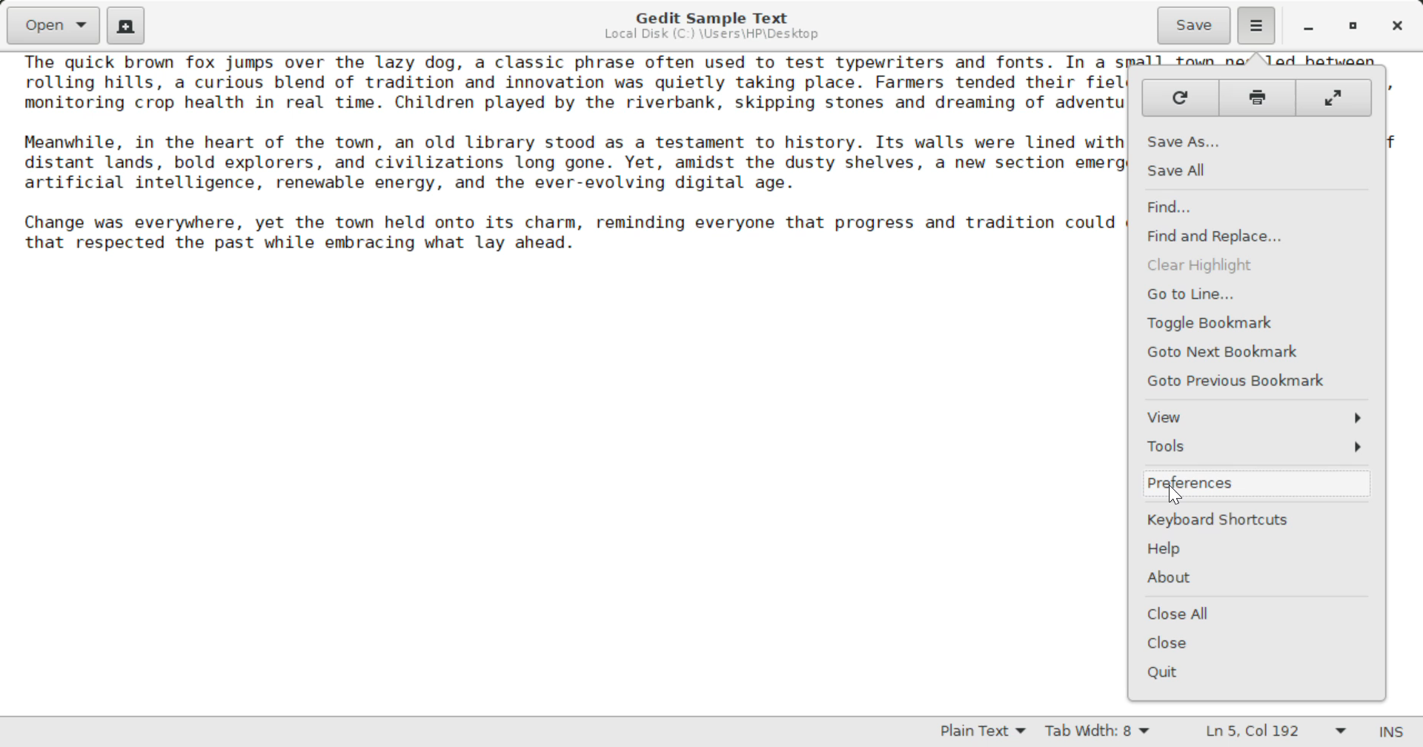 Image resolution: width=1423 pixels, height=747 pixels. I want to click on Create Documents, so click(126, 24).